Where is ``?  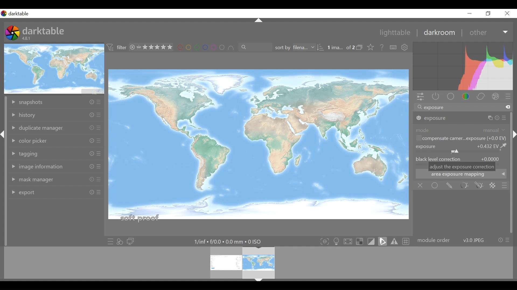  is located at coordinates (479, 186).